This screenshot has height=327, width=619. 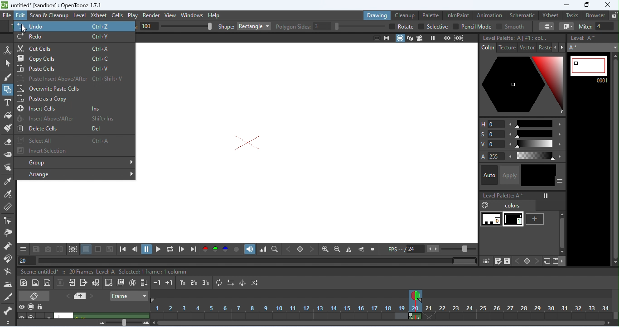 I want to click on create blank drawing, so click(x=108, y=283).